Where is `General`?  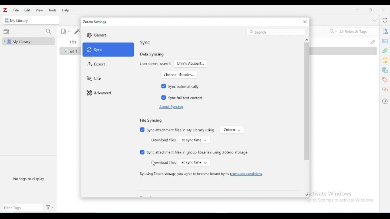
General is located at coordinates (102, 35).